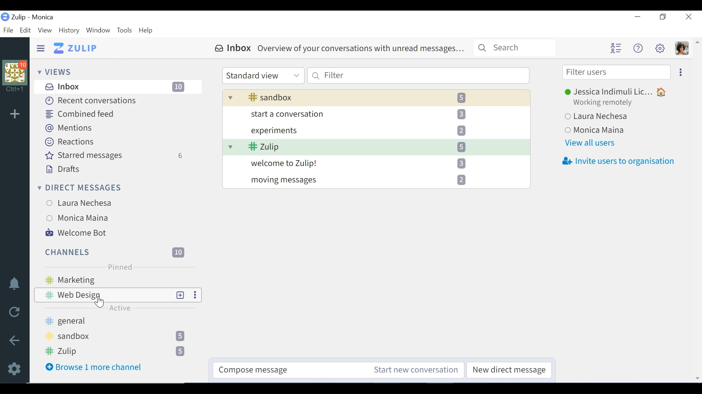  Describe the element at coordinates (62, 169) in the screenshot. I see `Drafts` at that location.